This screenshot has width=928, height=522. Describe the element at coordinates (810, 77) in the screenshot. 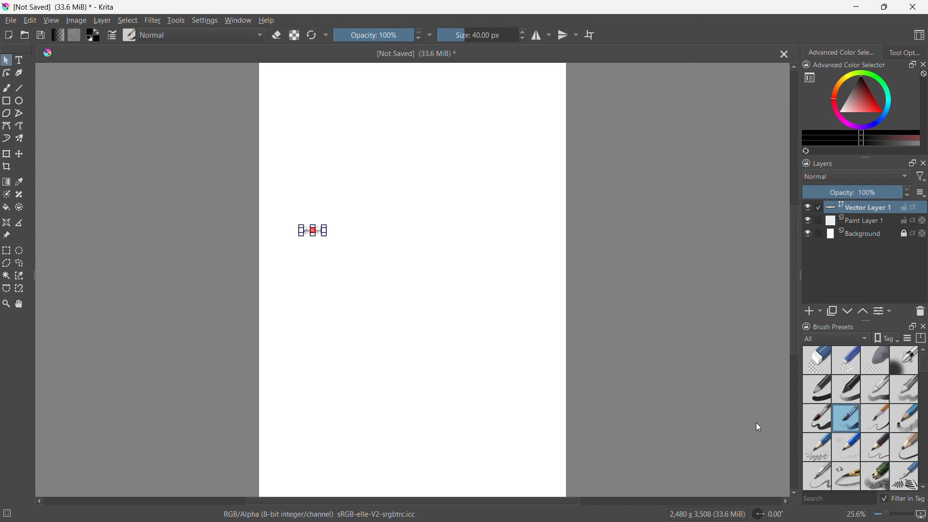

I see `more settings` at that location.